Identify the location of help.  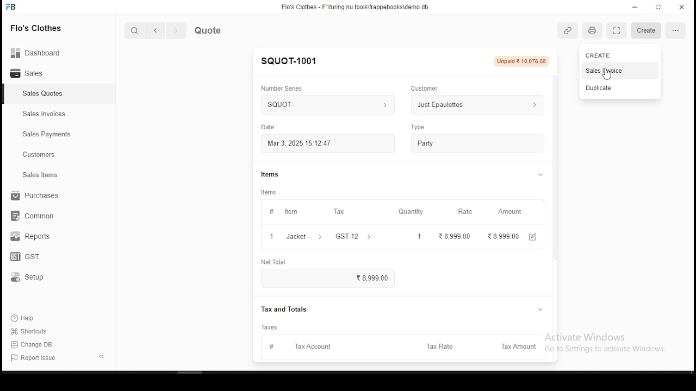
(26, 318).